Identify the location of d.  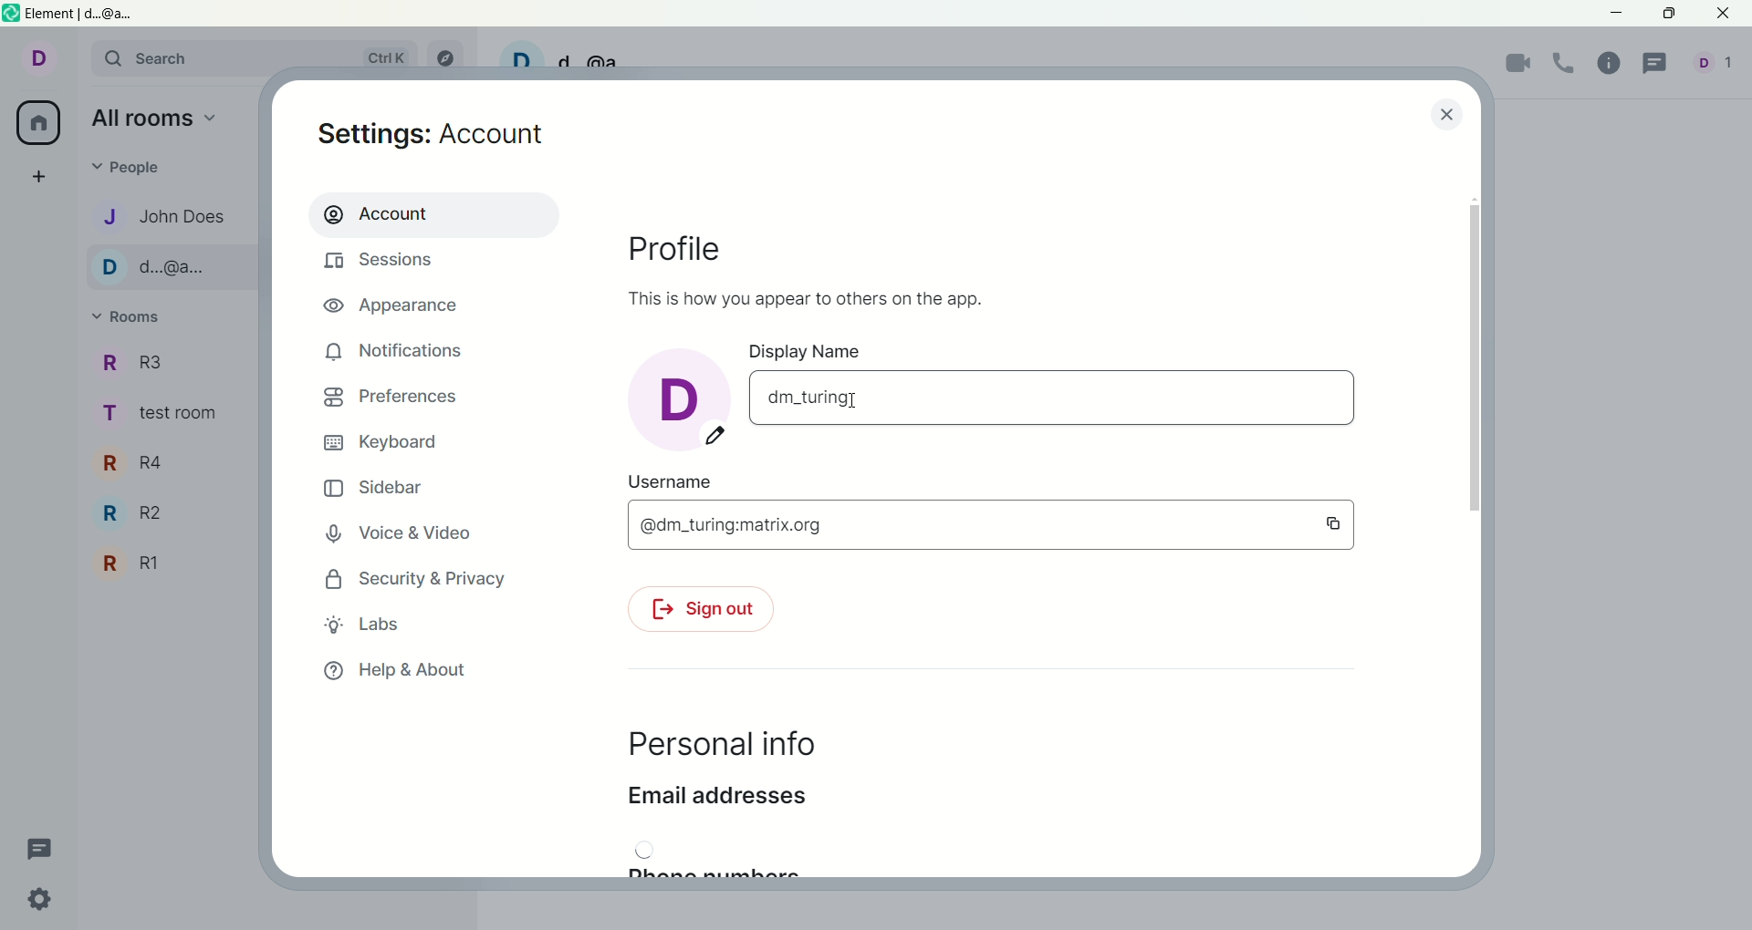
(678, 397).